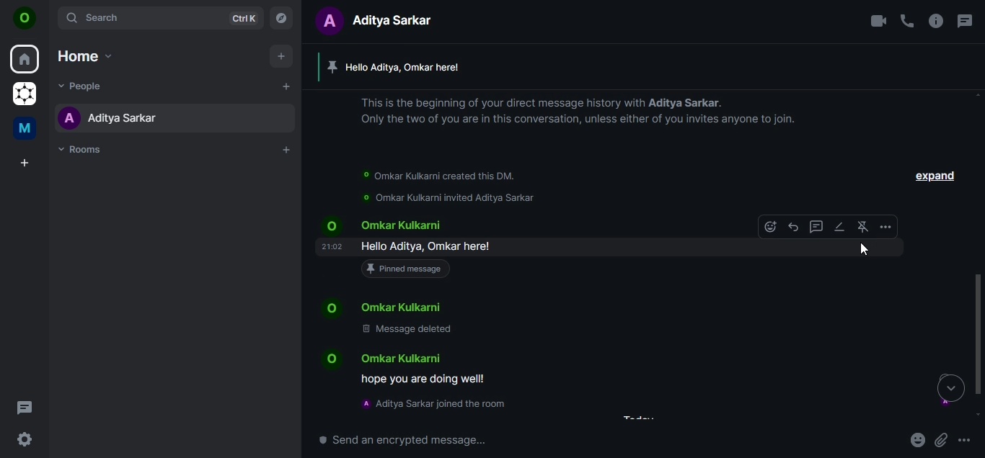  Describe the element at coordinates (25, 127) in the screenshot. I see `me` at that location.